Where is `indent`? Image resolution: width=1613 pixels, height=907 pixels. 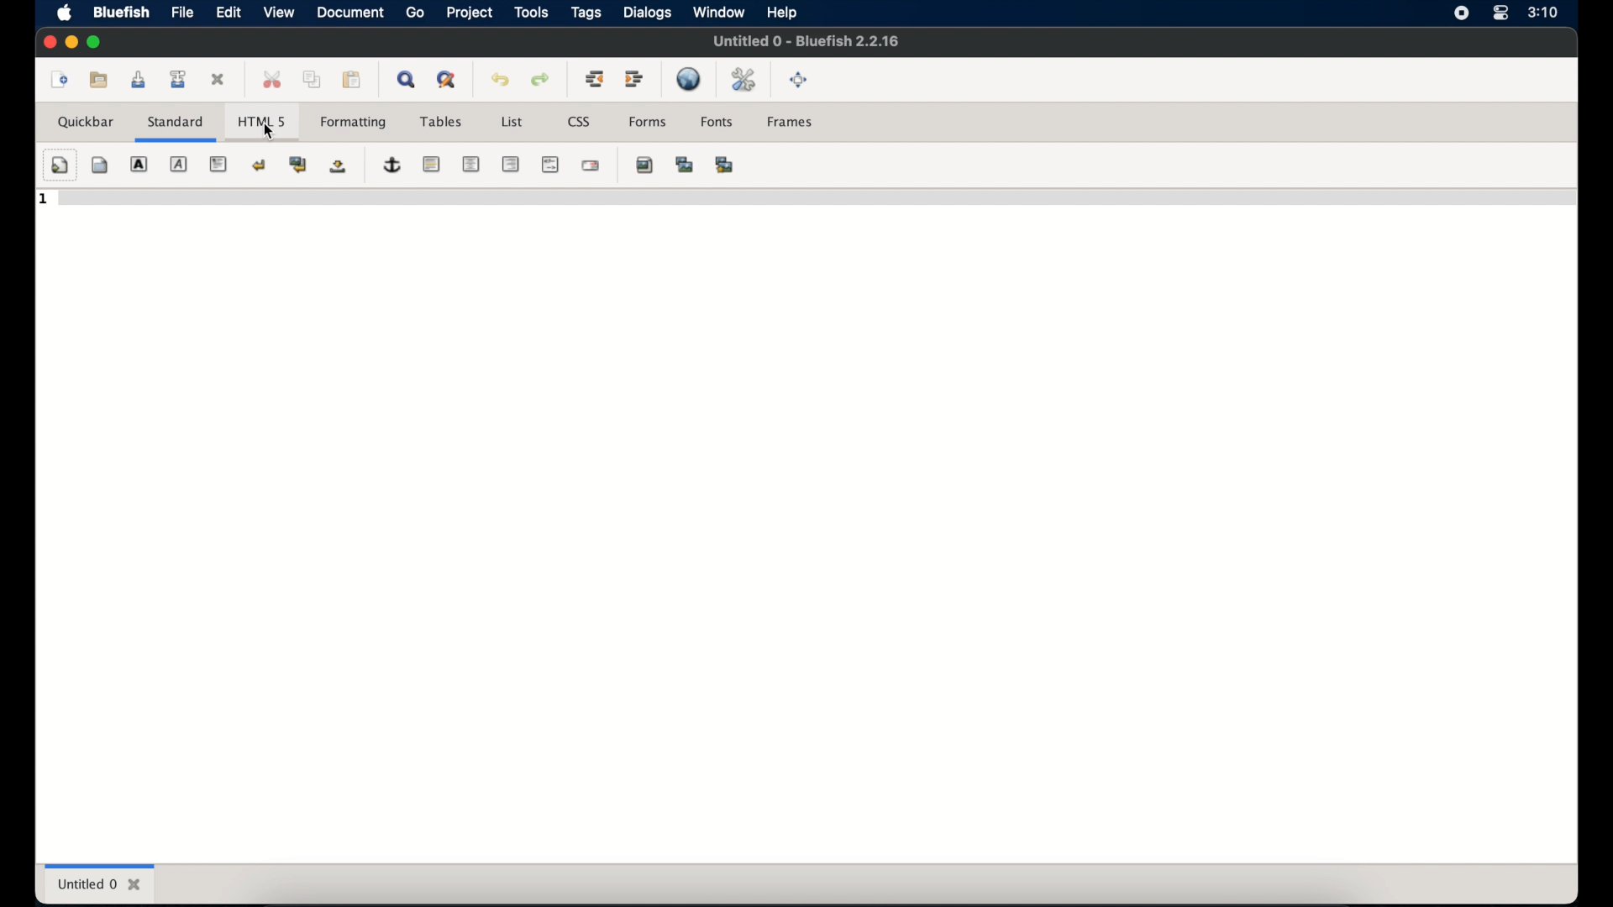
indent is located at coordinates (635, 79).